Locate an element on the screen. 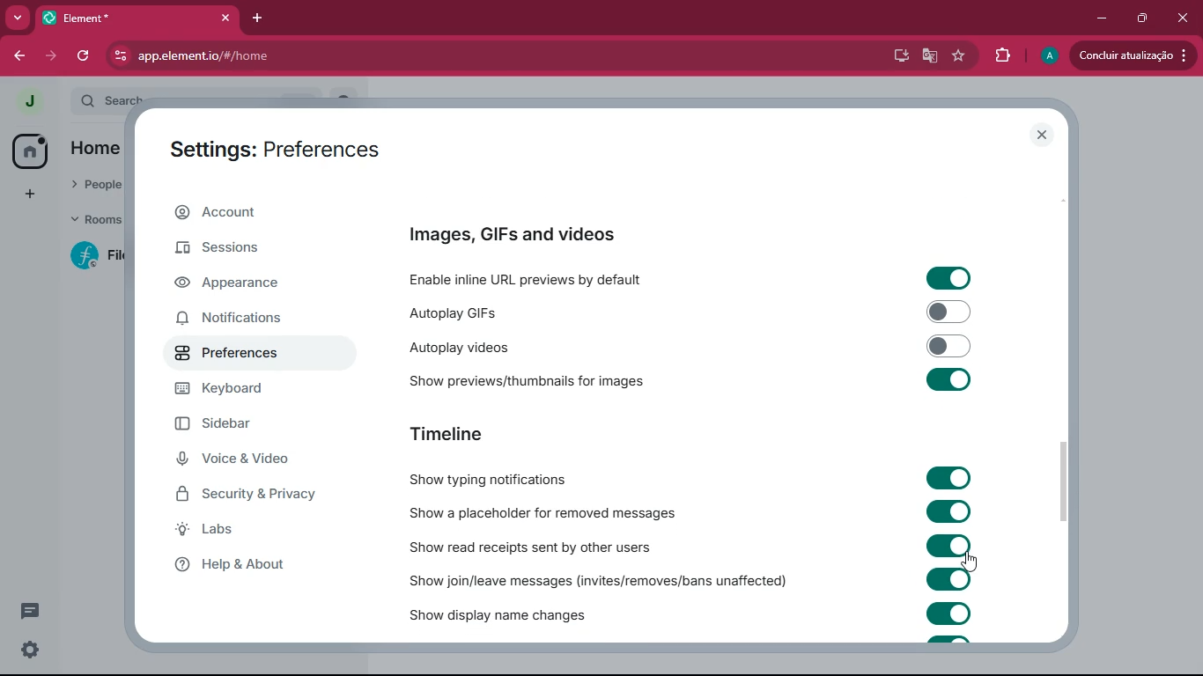 The height and width of the screenshot is (676, 1203). toggle on/off is located at coordinates (948, 379).